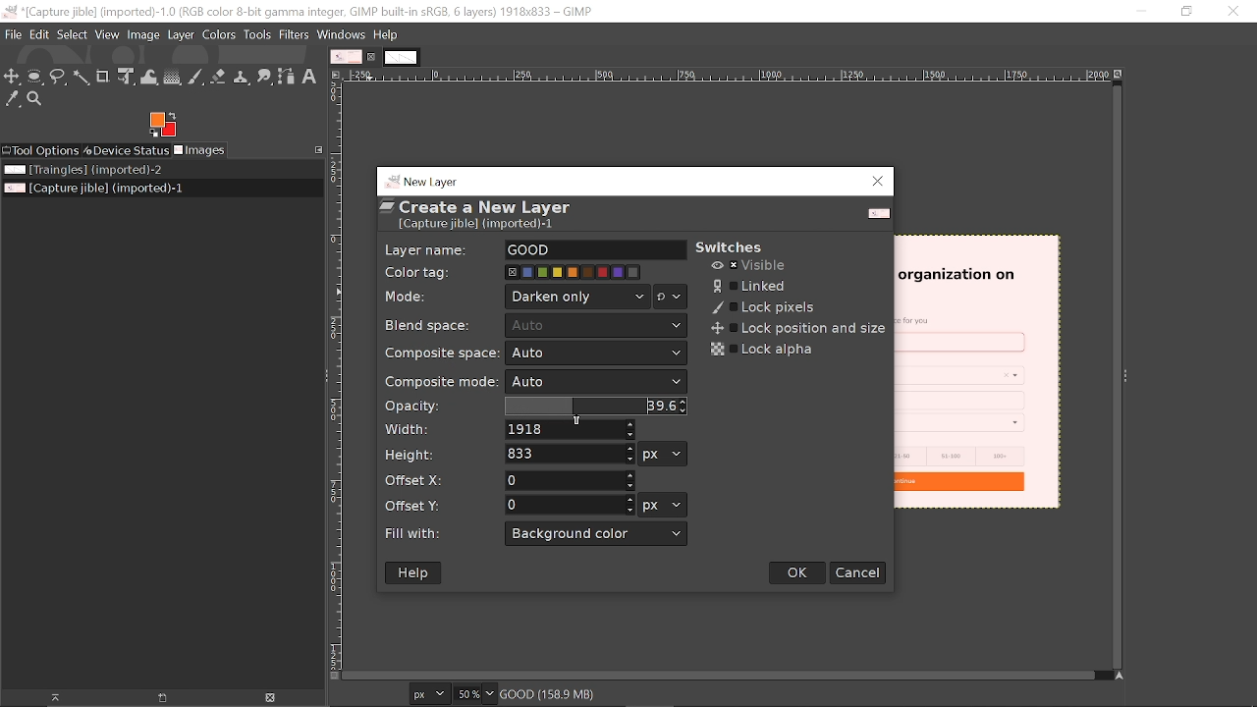  Describe the element at coordinates (489, 216) in the screenshot. I see `“ Create a New Layer` at that location.